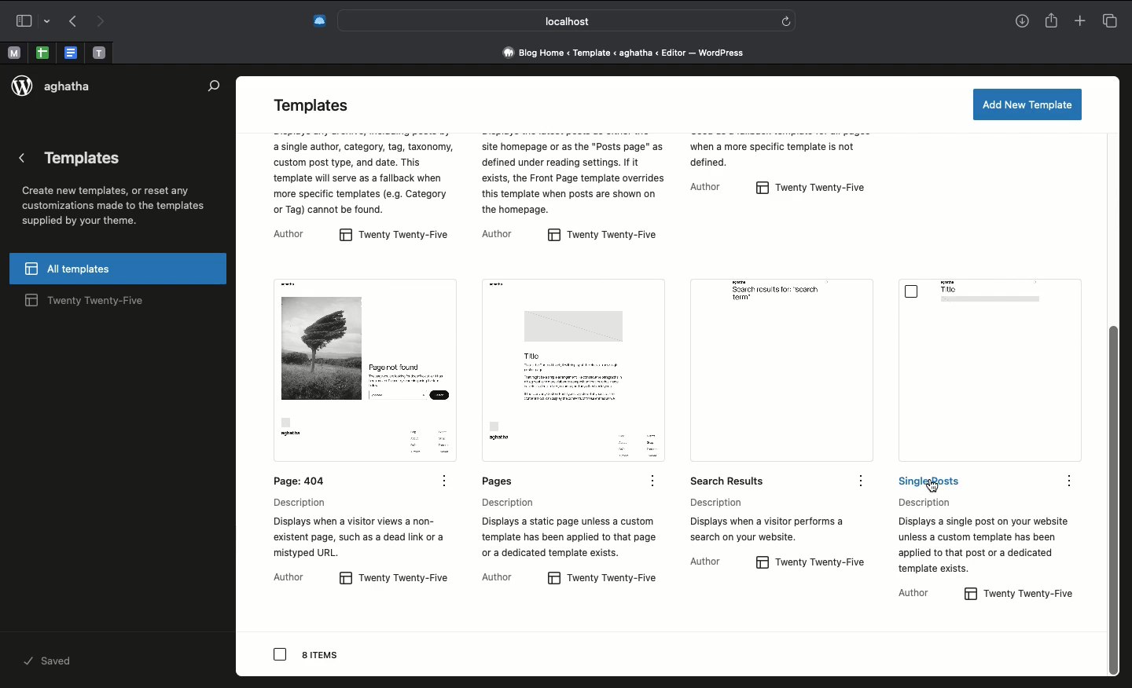 Image resolution: width=1132 pixels, height=688 pixels. Describe the element at coordinates (572, 528) in the screenshot. I see `Description` at that location.